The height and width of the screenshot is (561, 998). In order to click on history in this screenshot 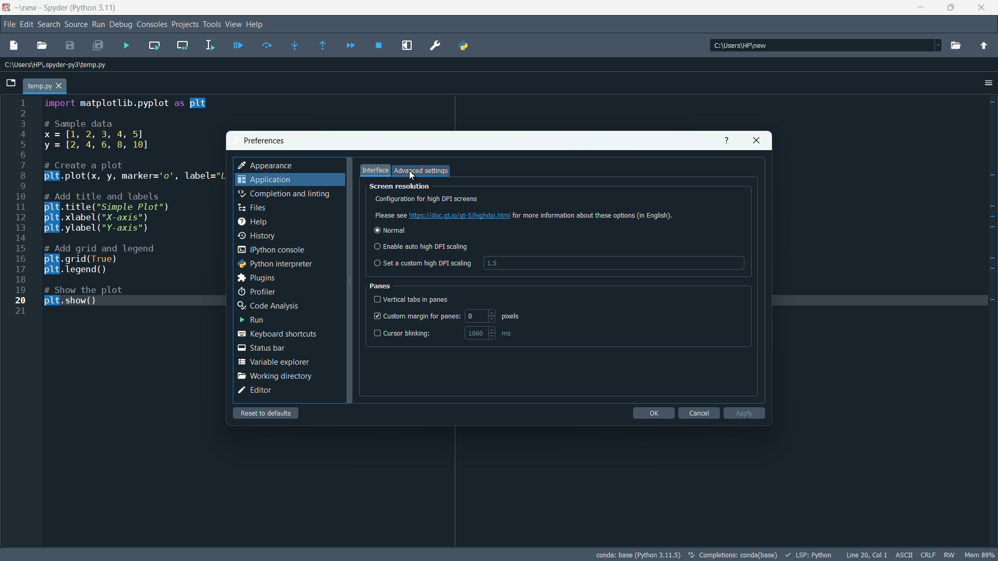, I will do `click(255, 236)`.